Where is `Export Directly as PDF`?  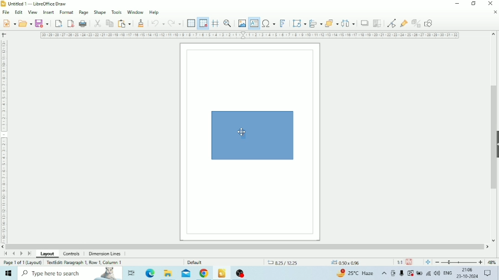 Export Directly as PDF is located at coordinates (71, 24).